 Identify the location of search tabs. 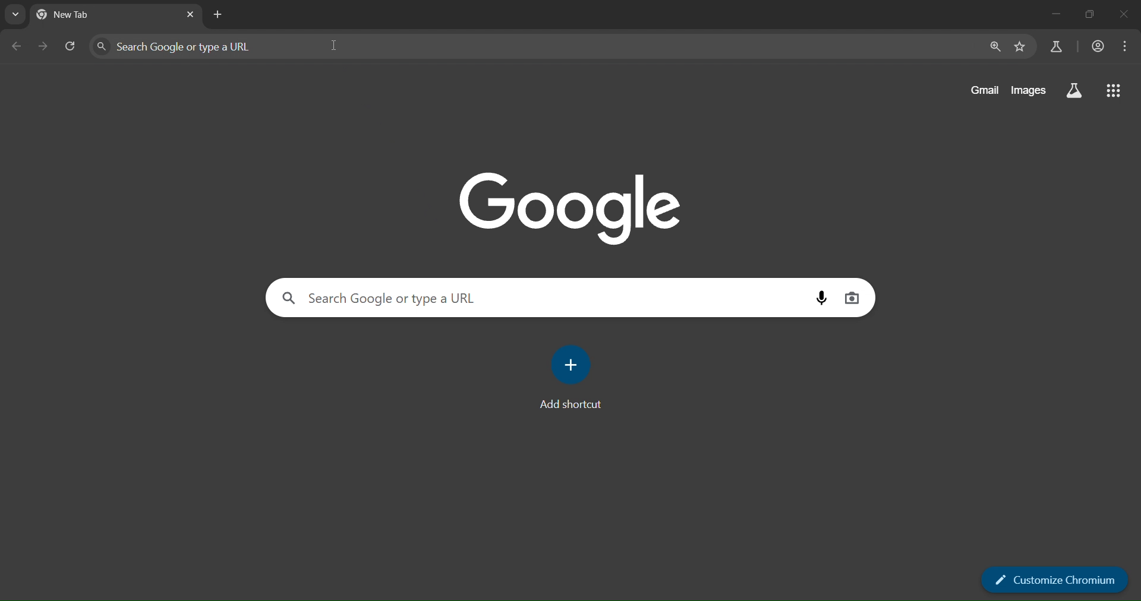
(15, 14).